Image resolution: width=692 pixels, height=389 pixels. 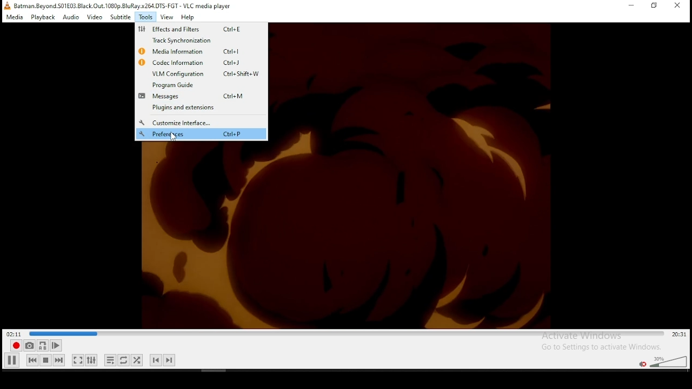 What do you see at coordinates (110, 360) in the screenshot?
I see `toggle playlist` at bounding box center [110, 360].